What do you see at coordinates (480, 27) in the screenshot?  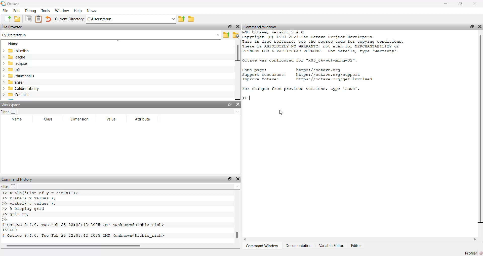 I see `close` at bounding box center [480, 27].